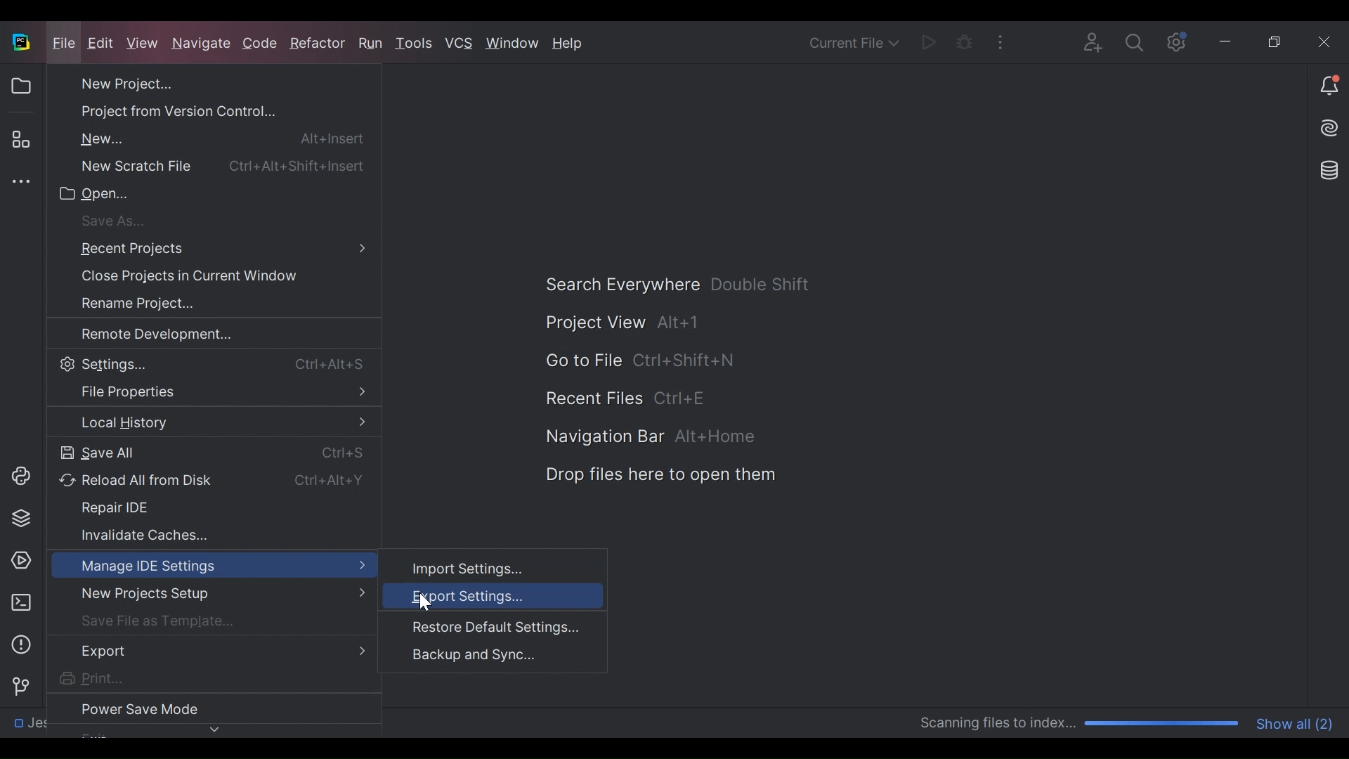  What do you see at coordinates (513, 43) in the screenshot?
I see `Window` at bounding box center [513, 43].